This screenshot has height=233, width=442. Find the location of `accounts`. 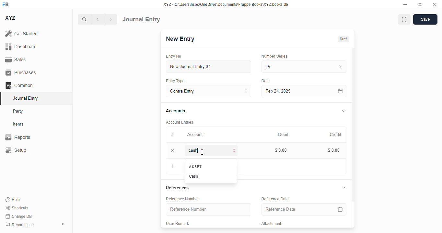

accounts is located at coordinates (176, 111).